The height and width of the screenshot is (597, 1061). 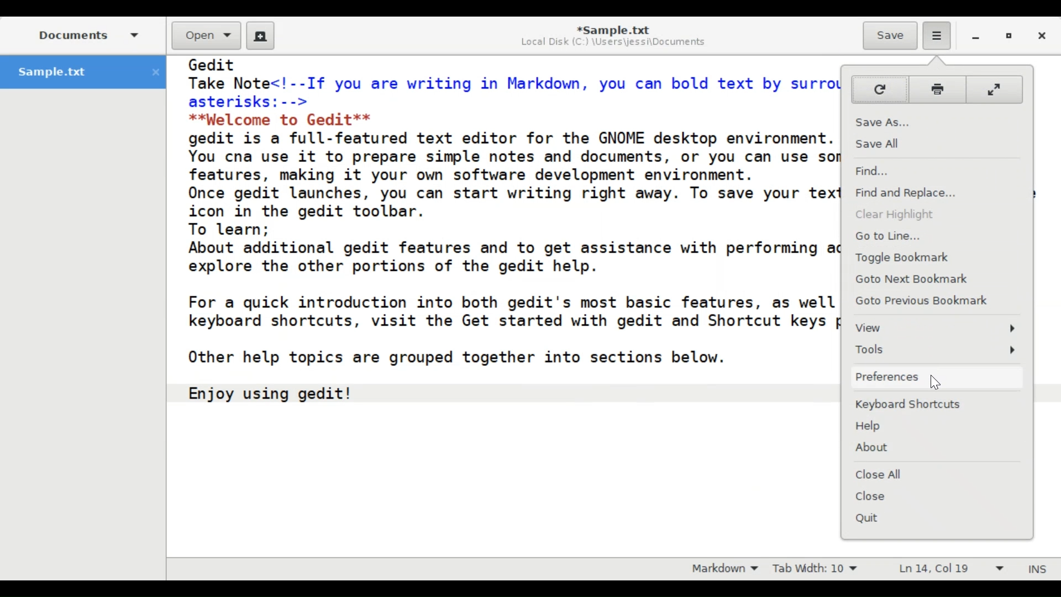 What do you see at coordinates (260, 36) in the screenshot?
I see `Create a new Document` at bounding box center [260, 36].